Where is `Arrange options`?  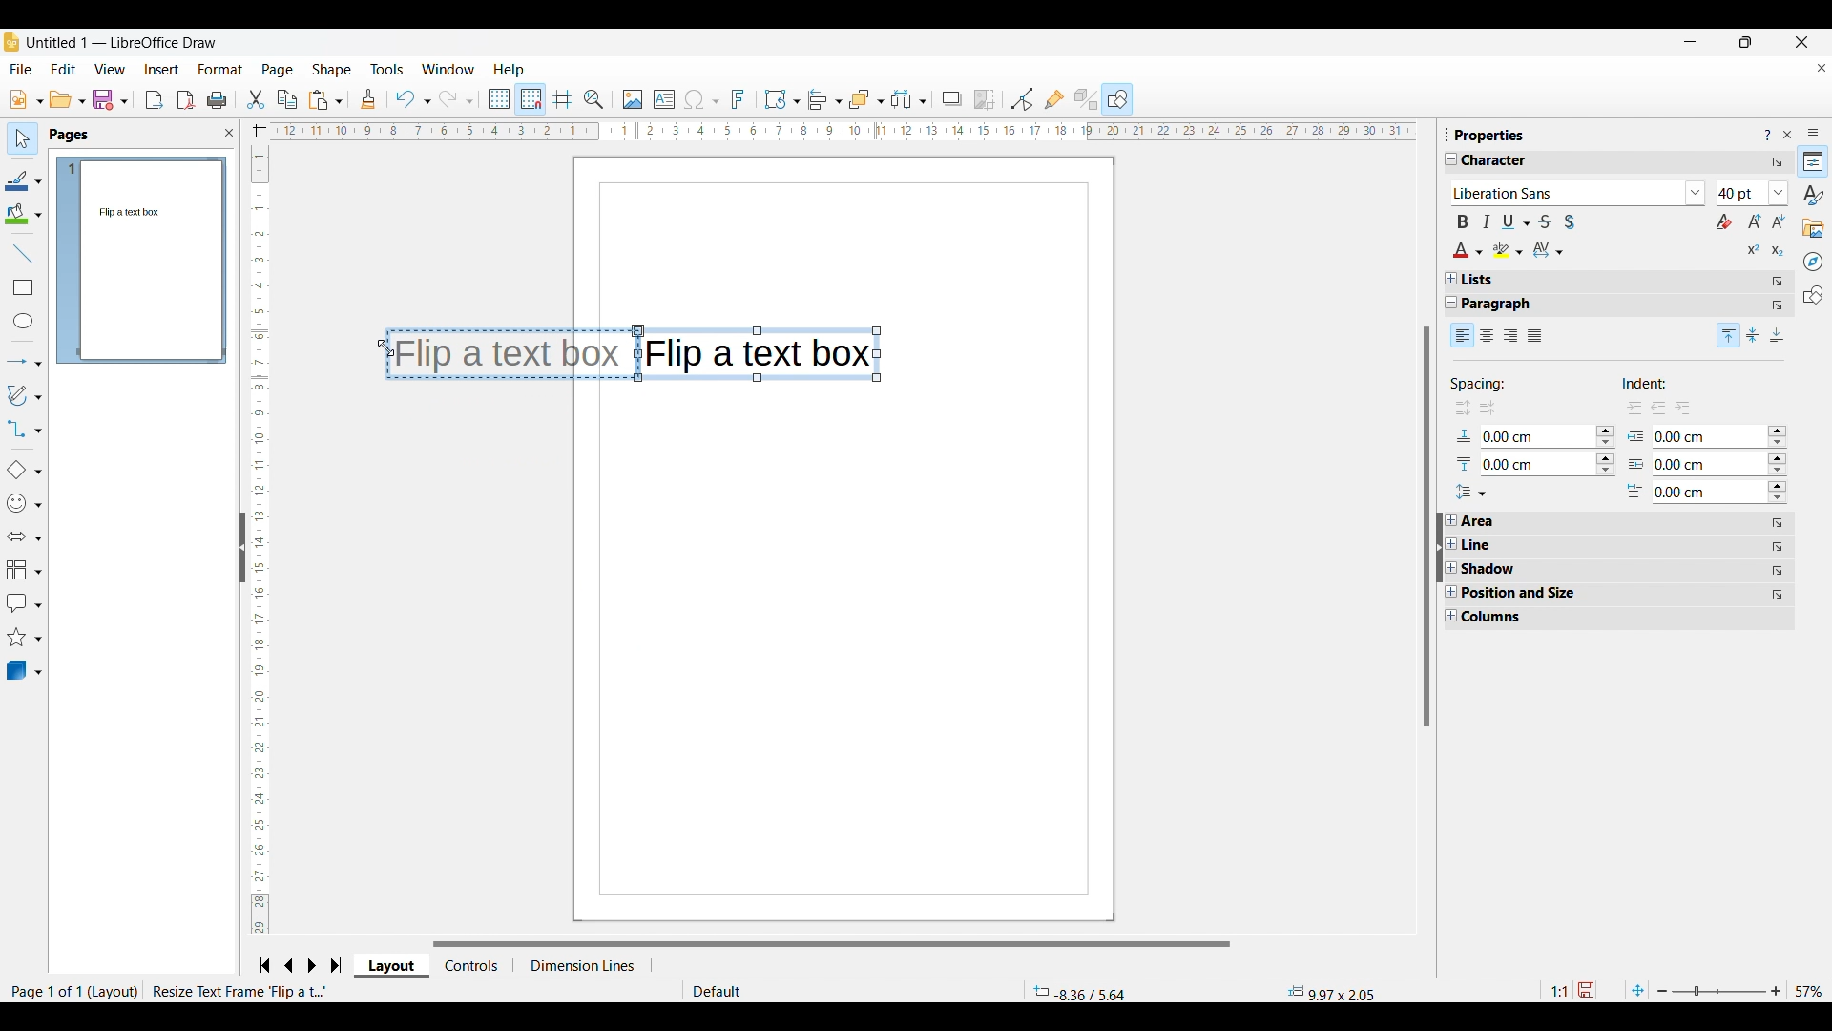
Arrange options is located at coordinates (866, 100).